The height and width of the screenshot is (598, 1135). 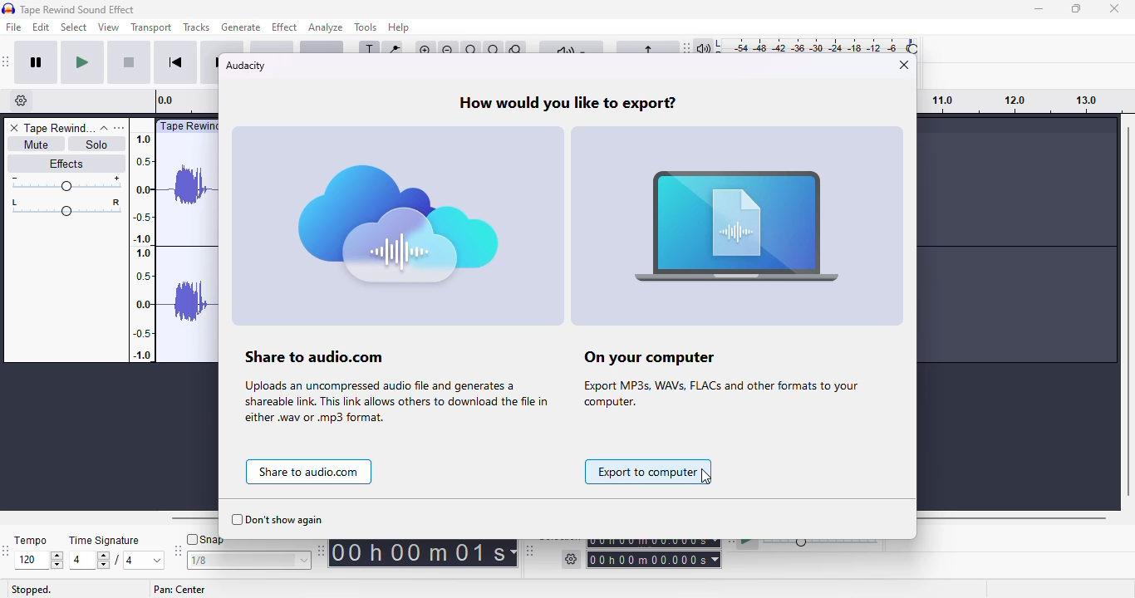 What do you see at coordinates (38, 553) in the screenshot?
I see `tempo` at bounding box center [38, 553].